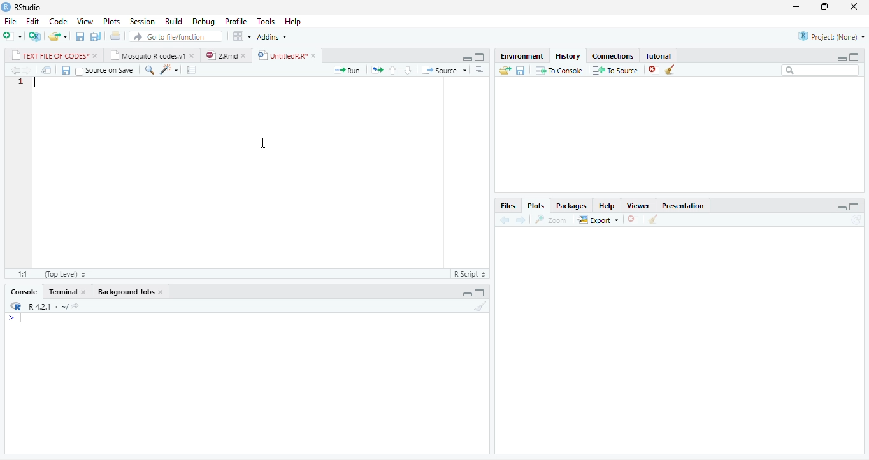 This screenshot has width=869, height=460. I want to click on Files, so click(509, 206).